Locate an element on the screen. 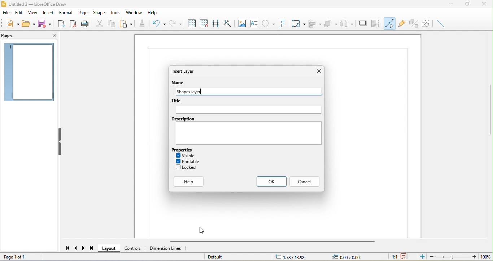 This screenshot has height=261, width=493. maximize is located at coordinates (468, 4).